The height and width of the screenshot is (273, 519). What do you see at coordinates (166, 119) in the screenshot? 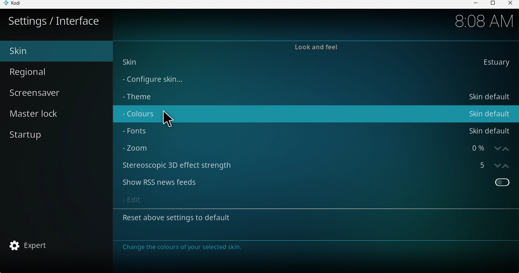
I see `cursor` at bounding box center [166, 119].